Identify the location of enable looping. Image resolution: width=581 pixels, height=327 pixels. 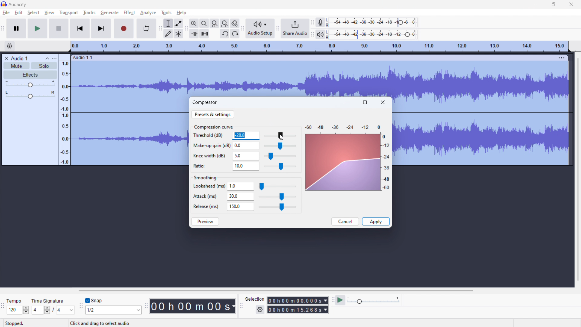
(146, 28).